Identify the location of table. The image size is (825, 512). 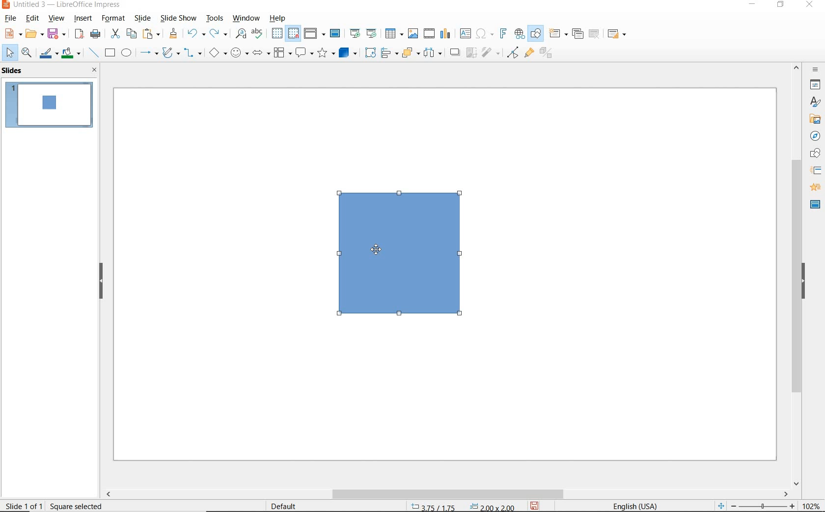
(393, 34).